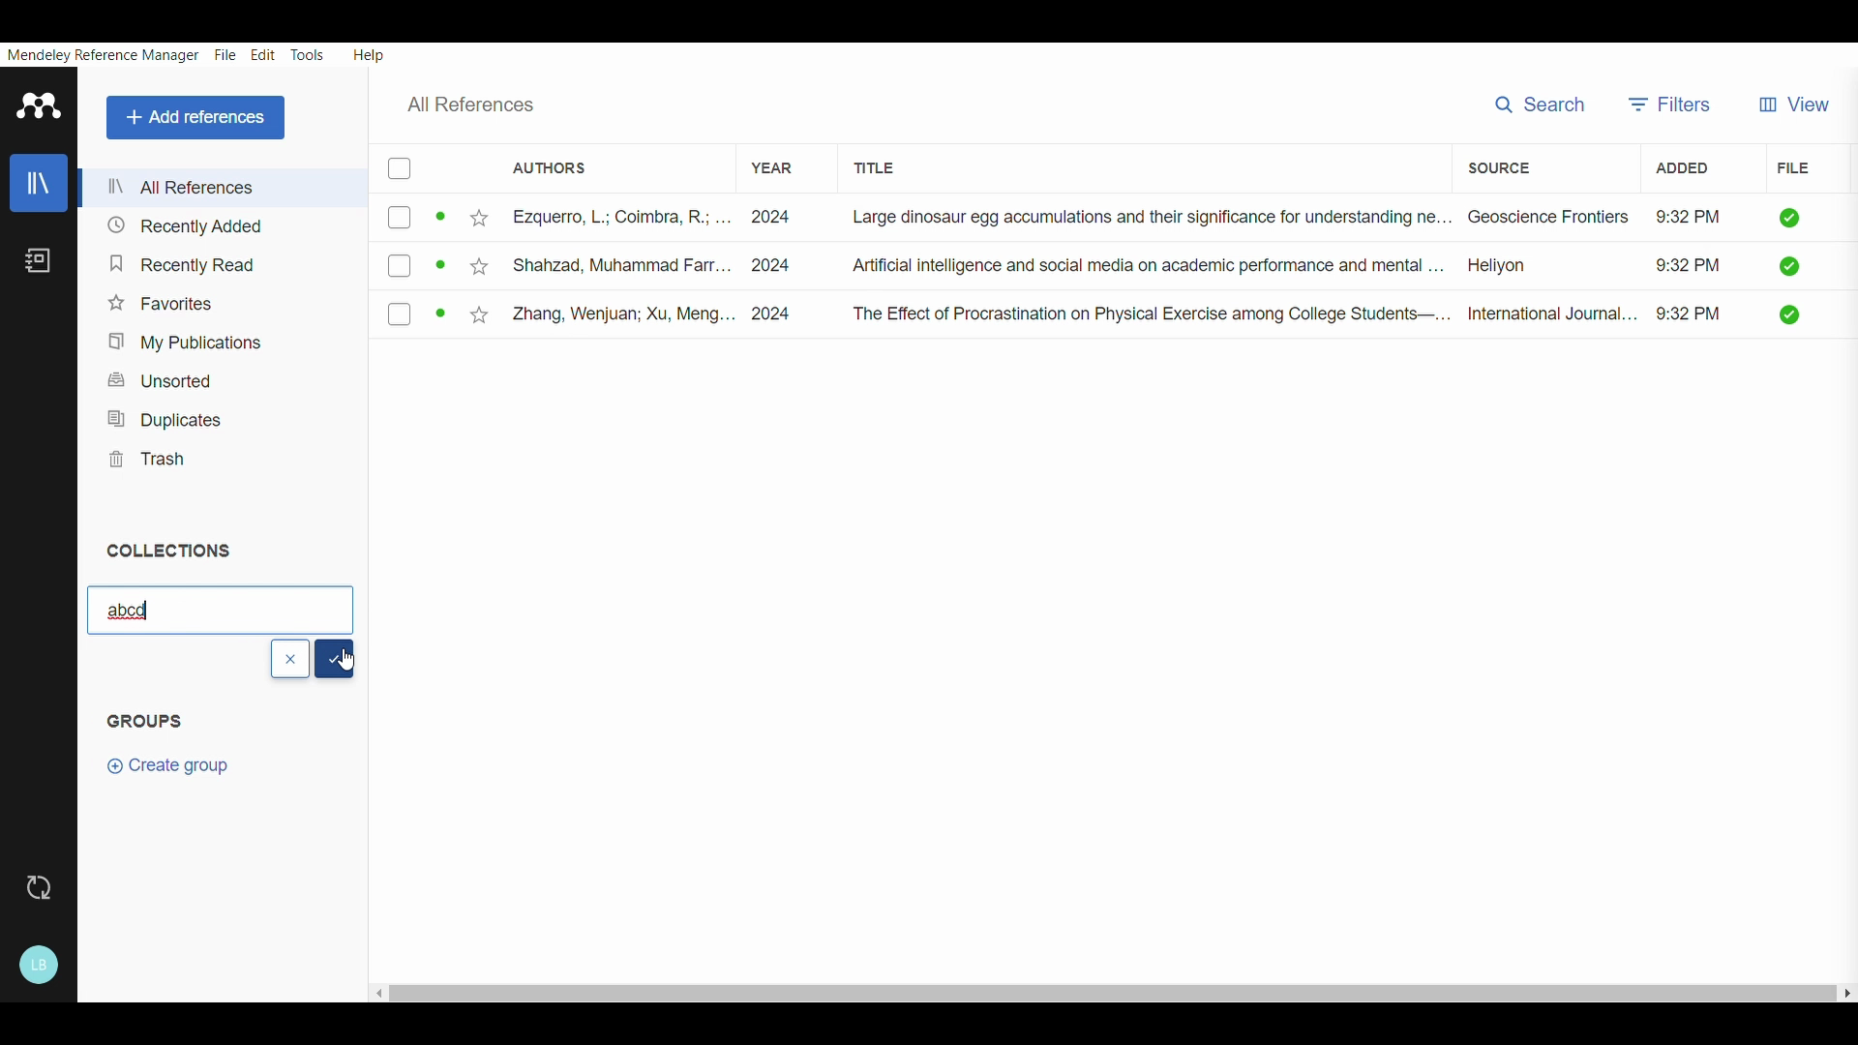  What do you see at coordinates (1329, 220) in the screenshot?
I see `Large dinosaur egg accumulations and their significance for understanding ne... Geoscience Frontiers ~~ 9:32 PM Q` at bounding box center [1329, 220].